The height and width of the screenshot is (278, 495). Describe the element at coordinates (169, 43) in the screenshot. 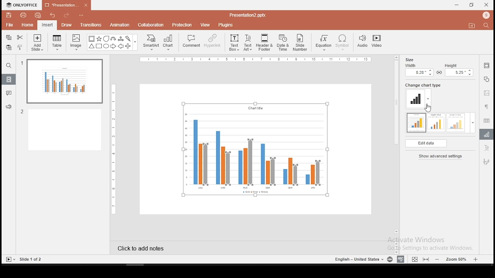

I see `chart` at that location.